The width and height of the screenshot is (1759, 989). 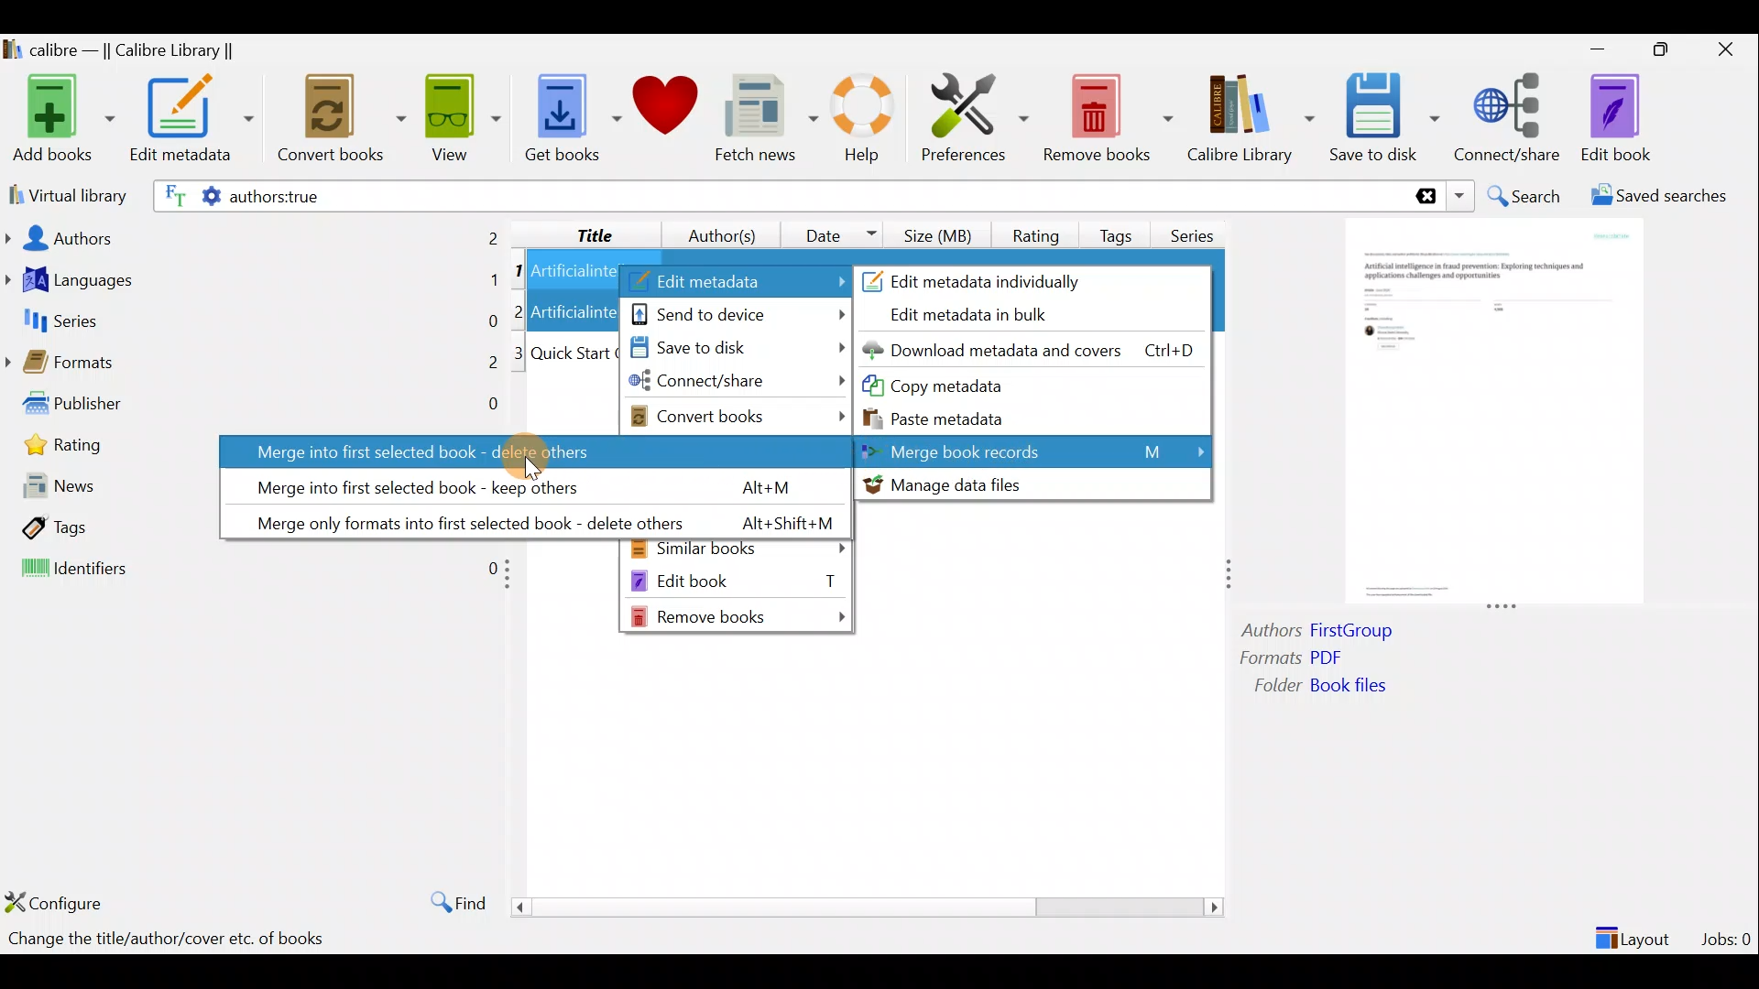 I want to click on Edit metadata individually, so click(x=996, y=278).